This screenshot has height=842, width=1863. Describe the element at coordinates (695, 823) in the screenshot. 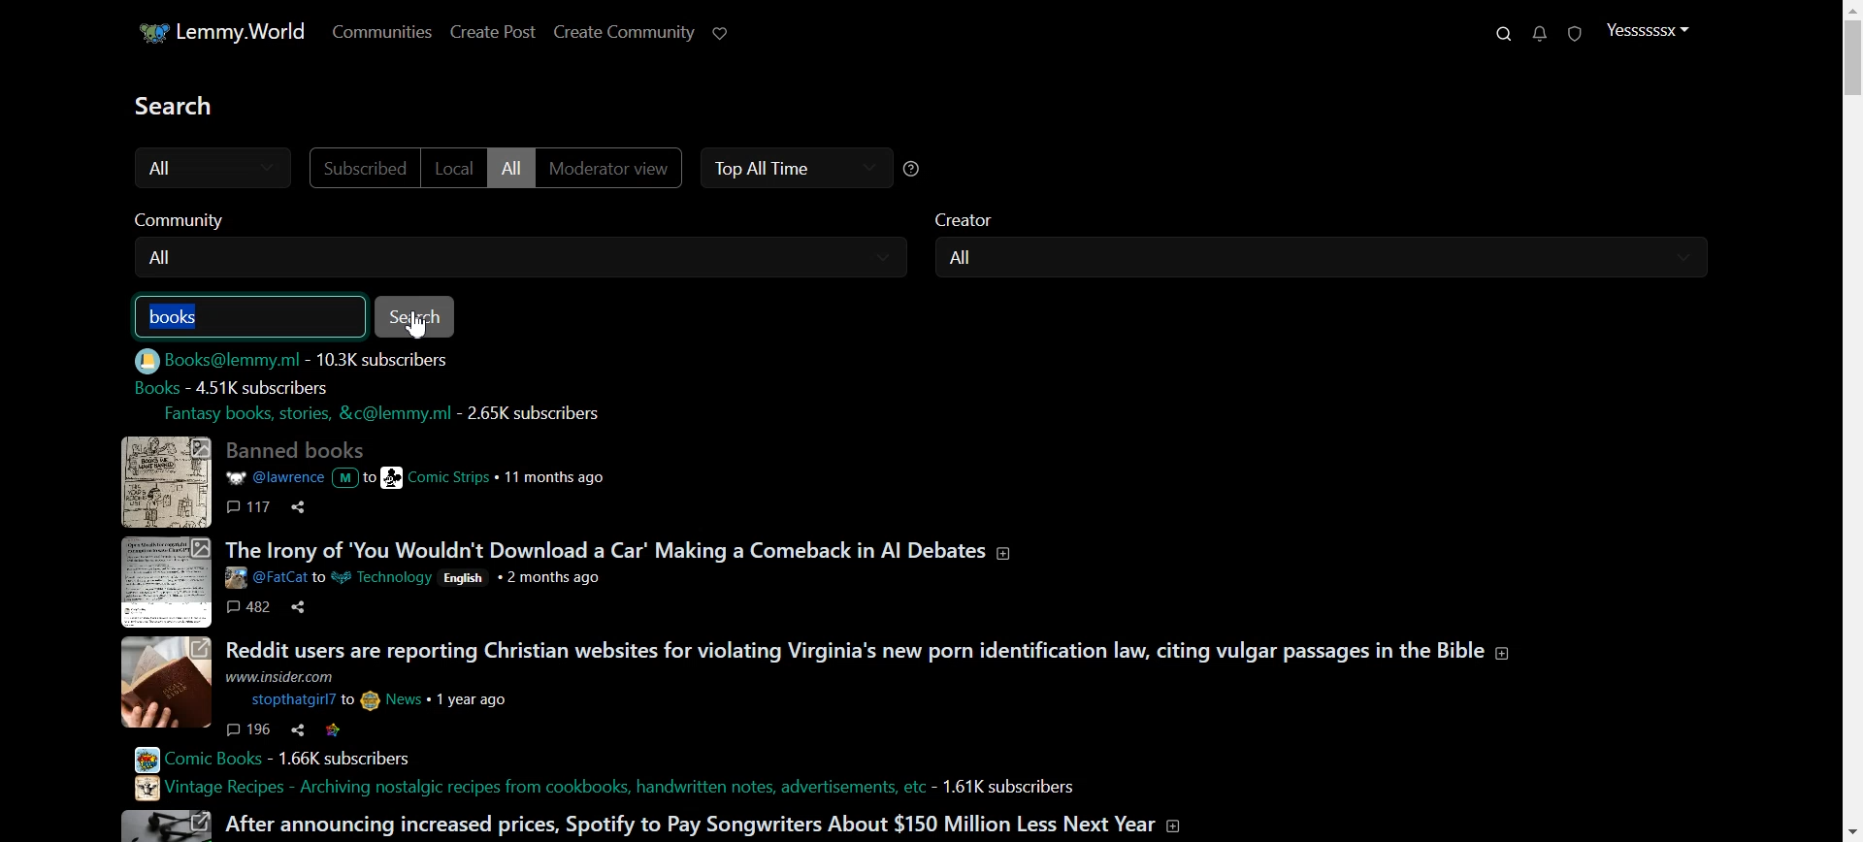

I see `post` at that location.